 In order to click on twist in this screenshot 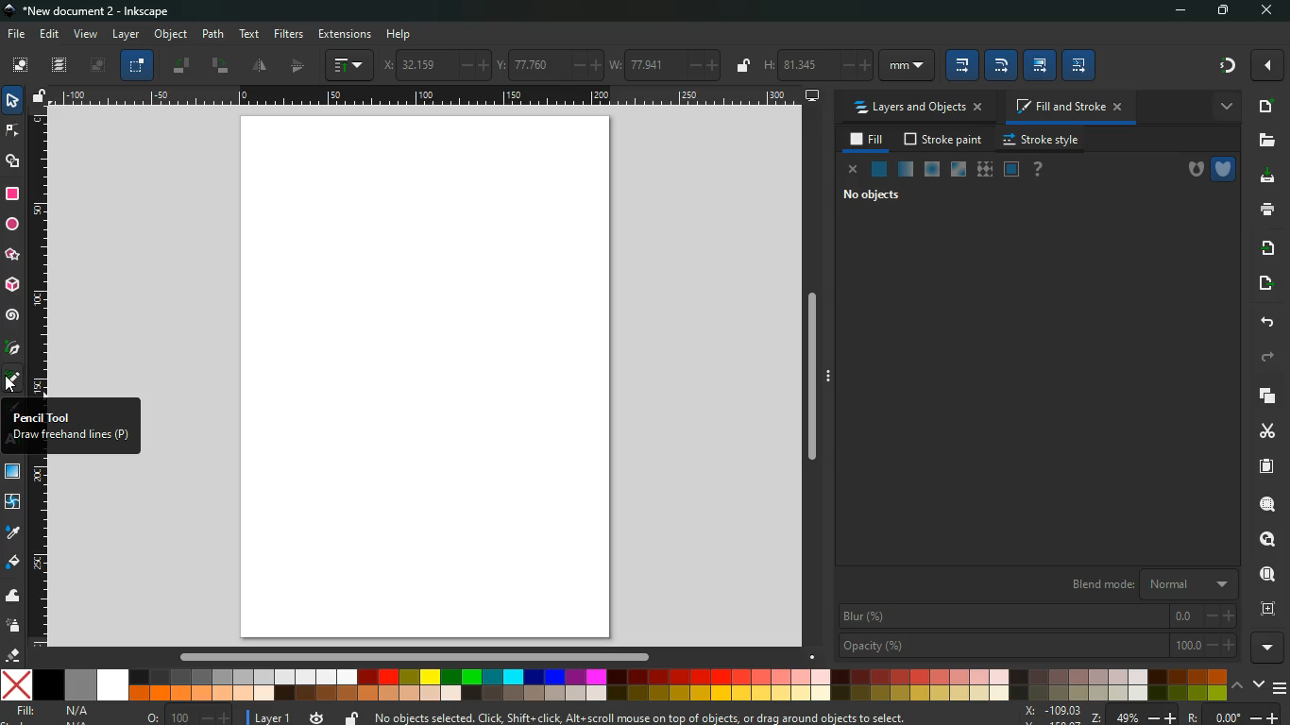, I will do `click(13, 503)`.